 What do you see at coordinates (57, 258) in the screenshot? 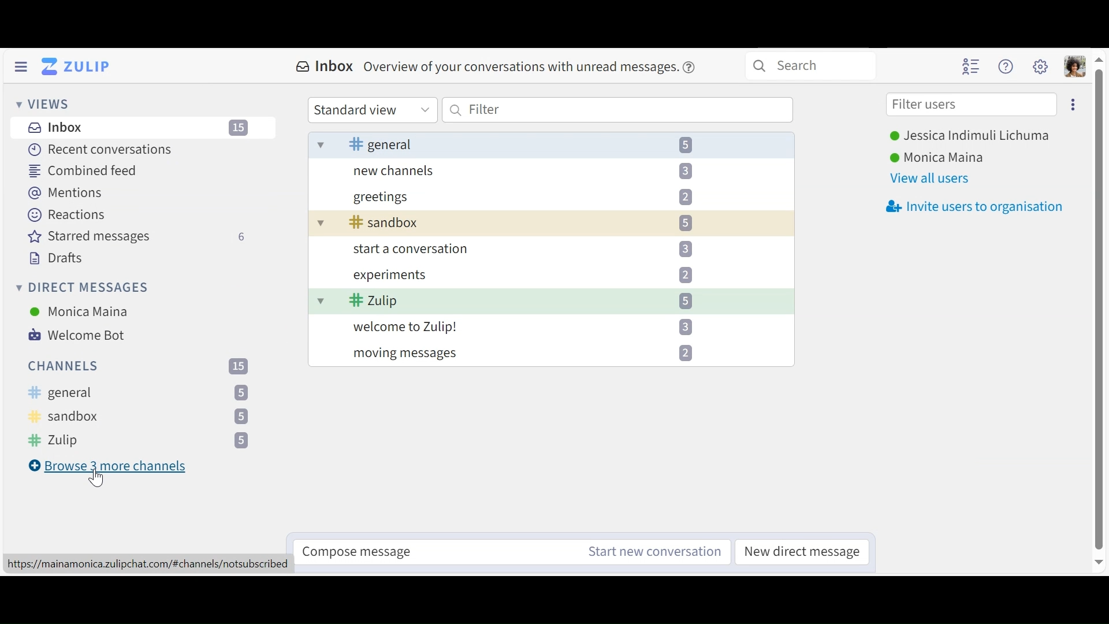
I see `Drafts` at bounding box center [57, 258].